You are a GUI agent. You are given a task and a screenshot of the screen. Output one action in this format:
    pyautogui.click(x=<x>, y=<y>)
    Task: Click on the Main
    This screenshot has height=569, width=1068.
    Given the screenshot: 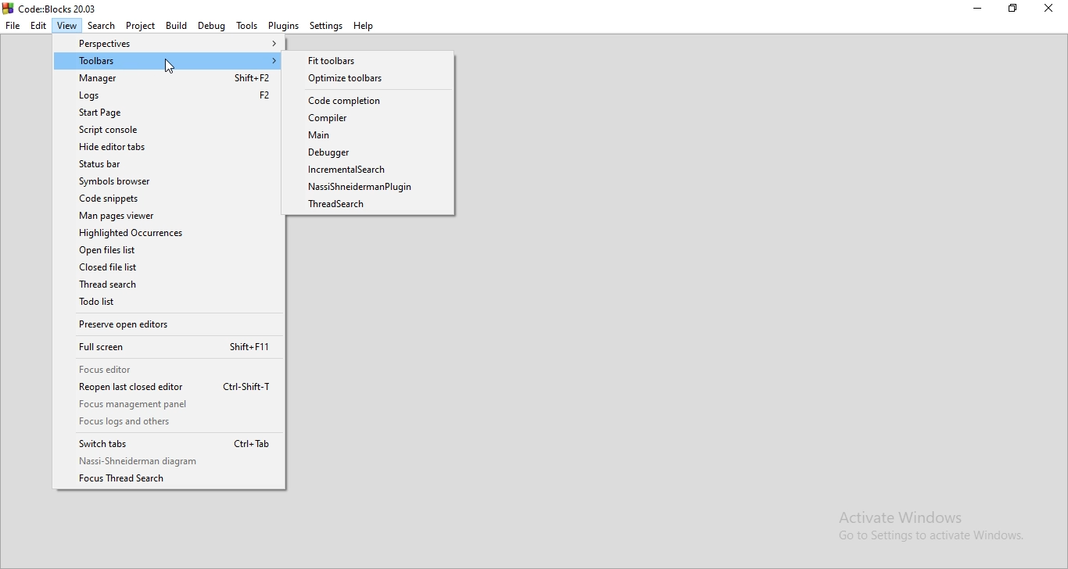 What is the action you would take?
    pyautogui.click(x=367, y=134)
    